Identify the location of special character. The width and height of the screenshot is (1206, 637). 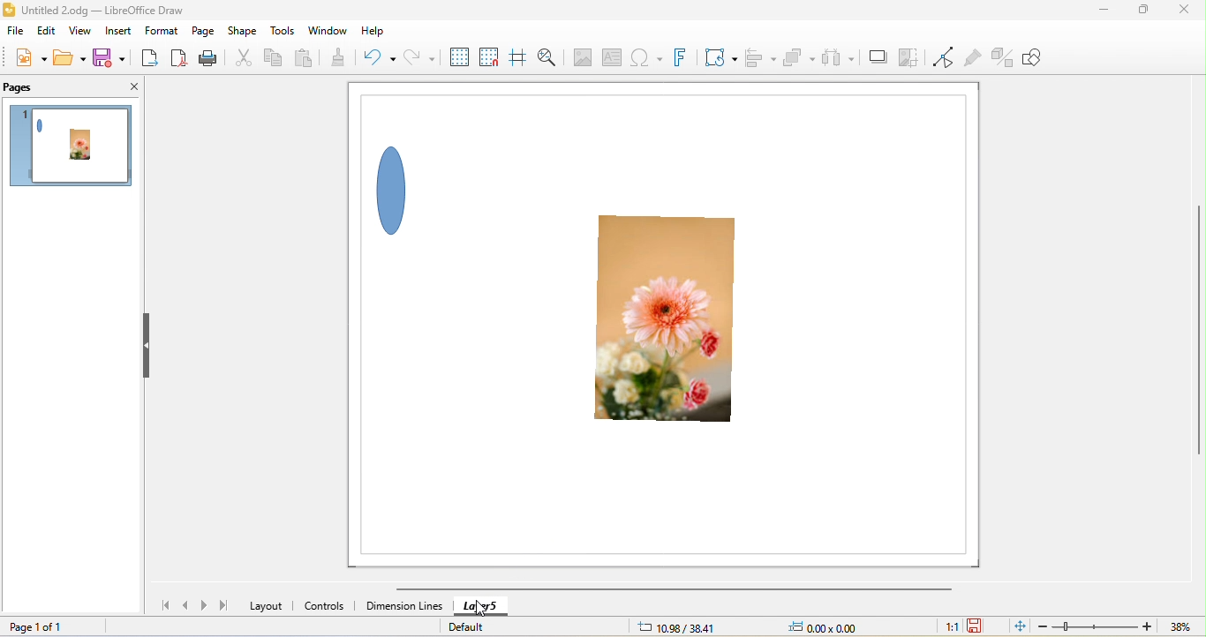
(644, 59).